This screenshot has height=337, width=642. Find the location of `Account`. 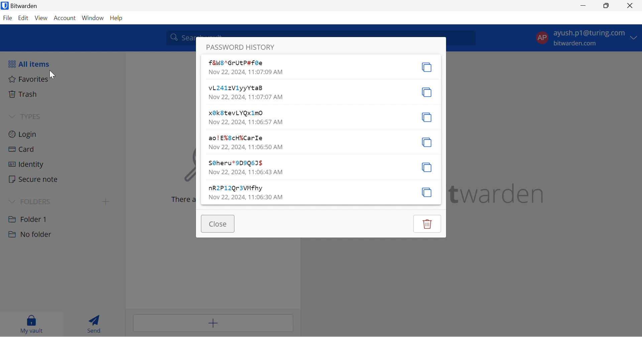

Account is located at coordinates (65, 19).